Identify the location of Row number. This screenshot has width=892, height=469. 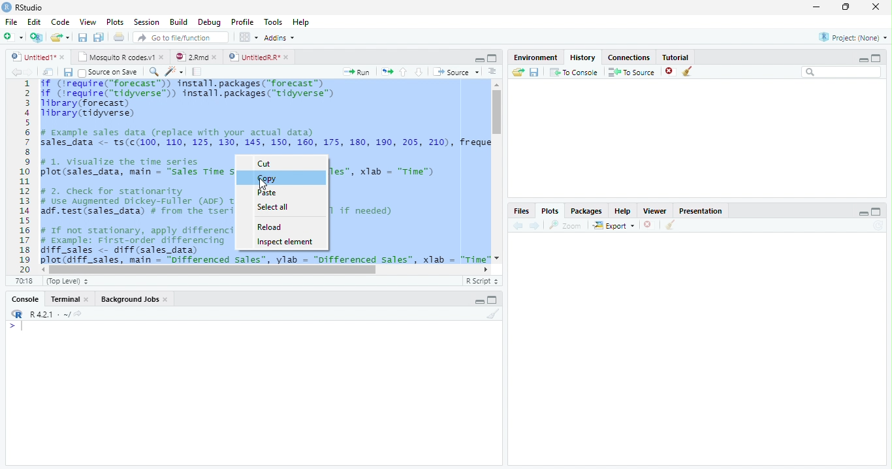
(21, 176).